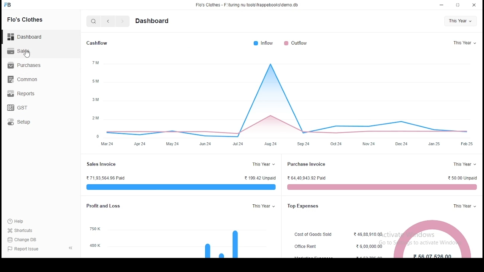  Describe the element at coordinates (459, 5) in the screenshot. I see `restore` at that location.